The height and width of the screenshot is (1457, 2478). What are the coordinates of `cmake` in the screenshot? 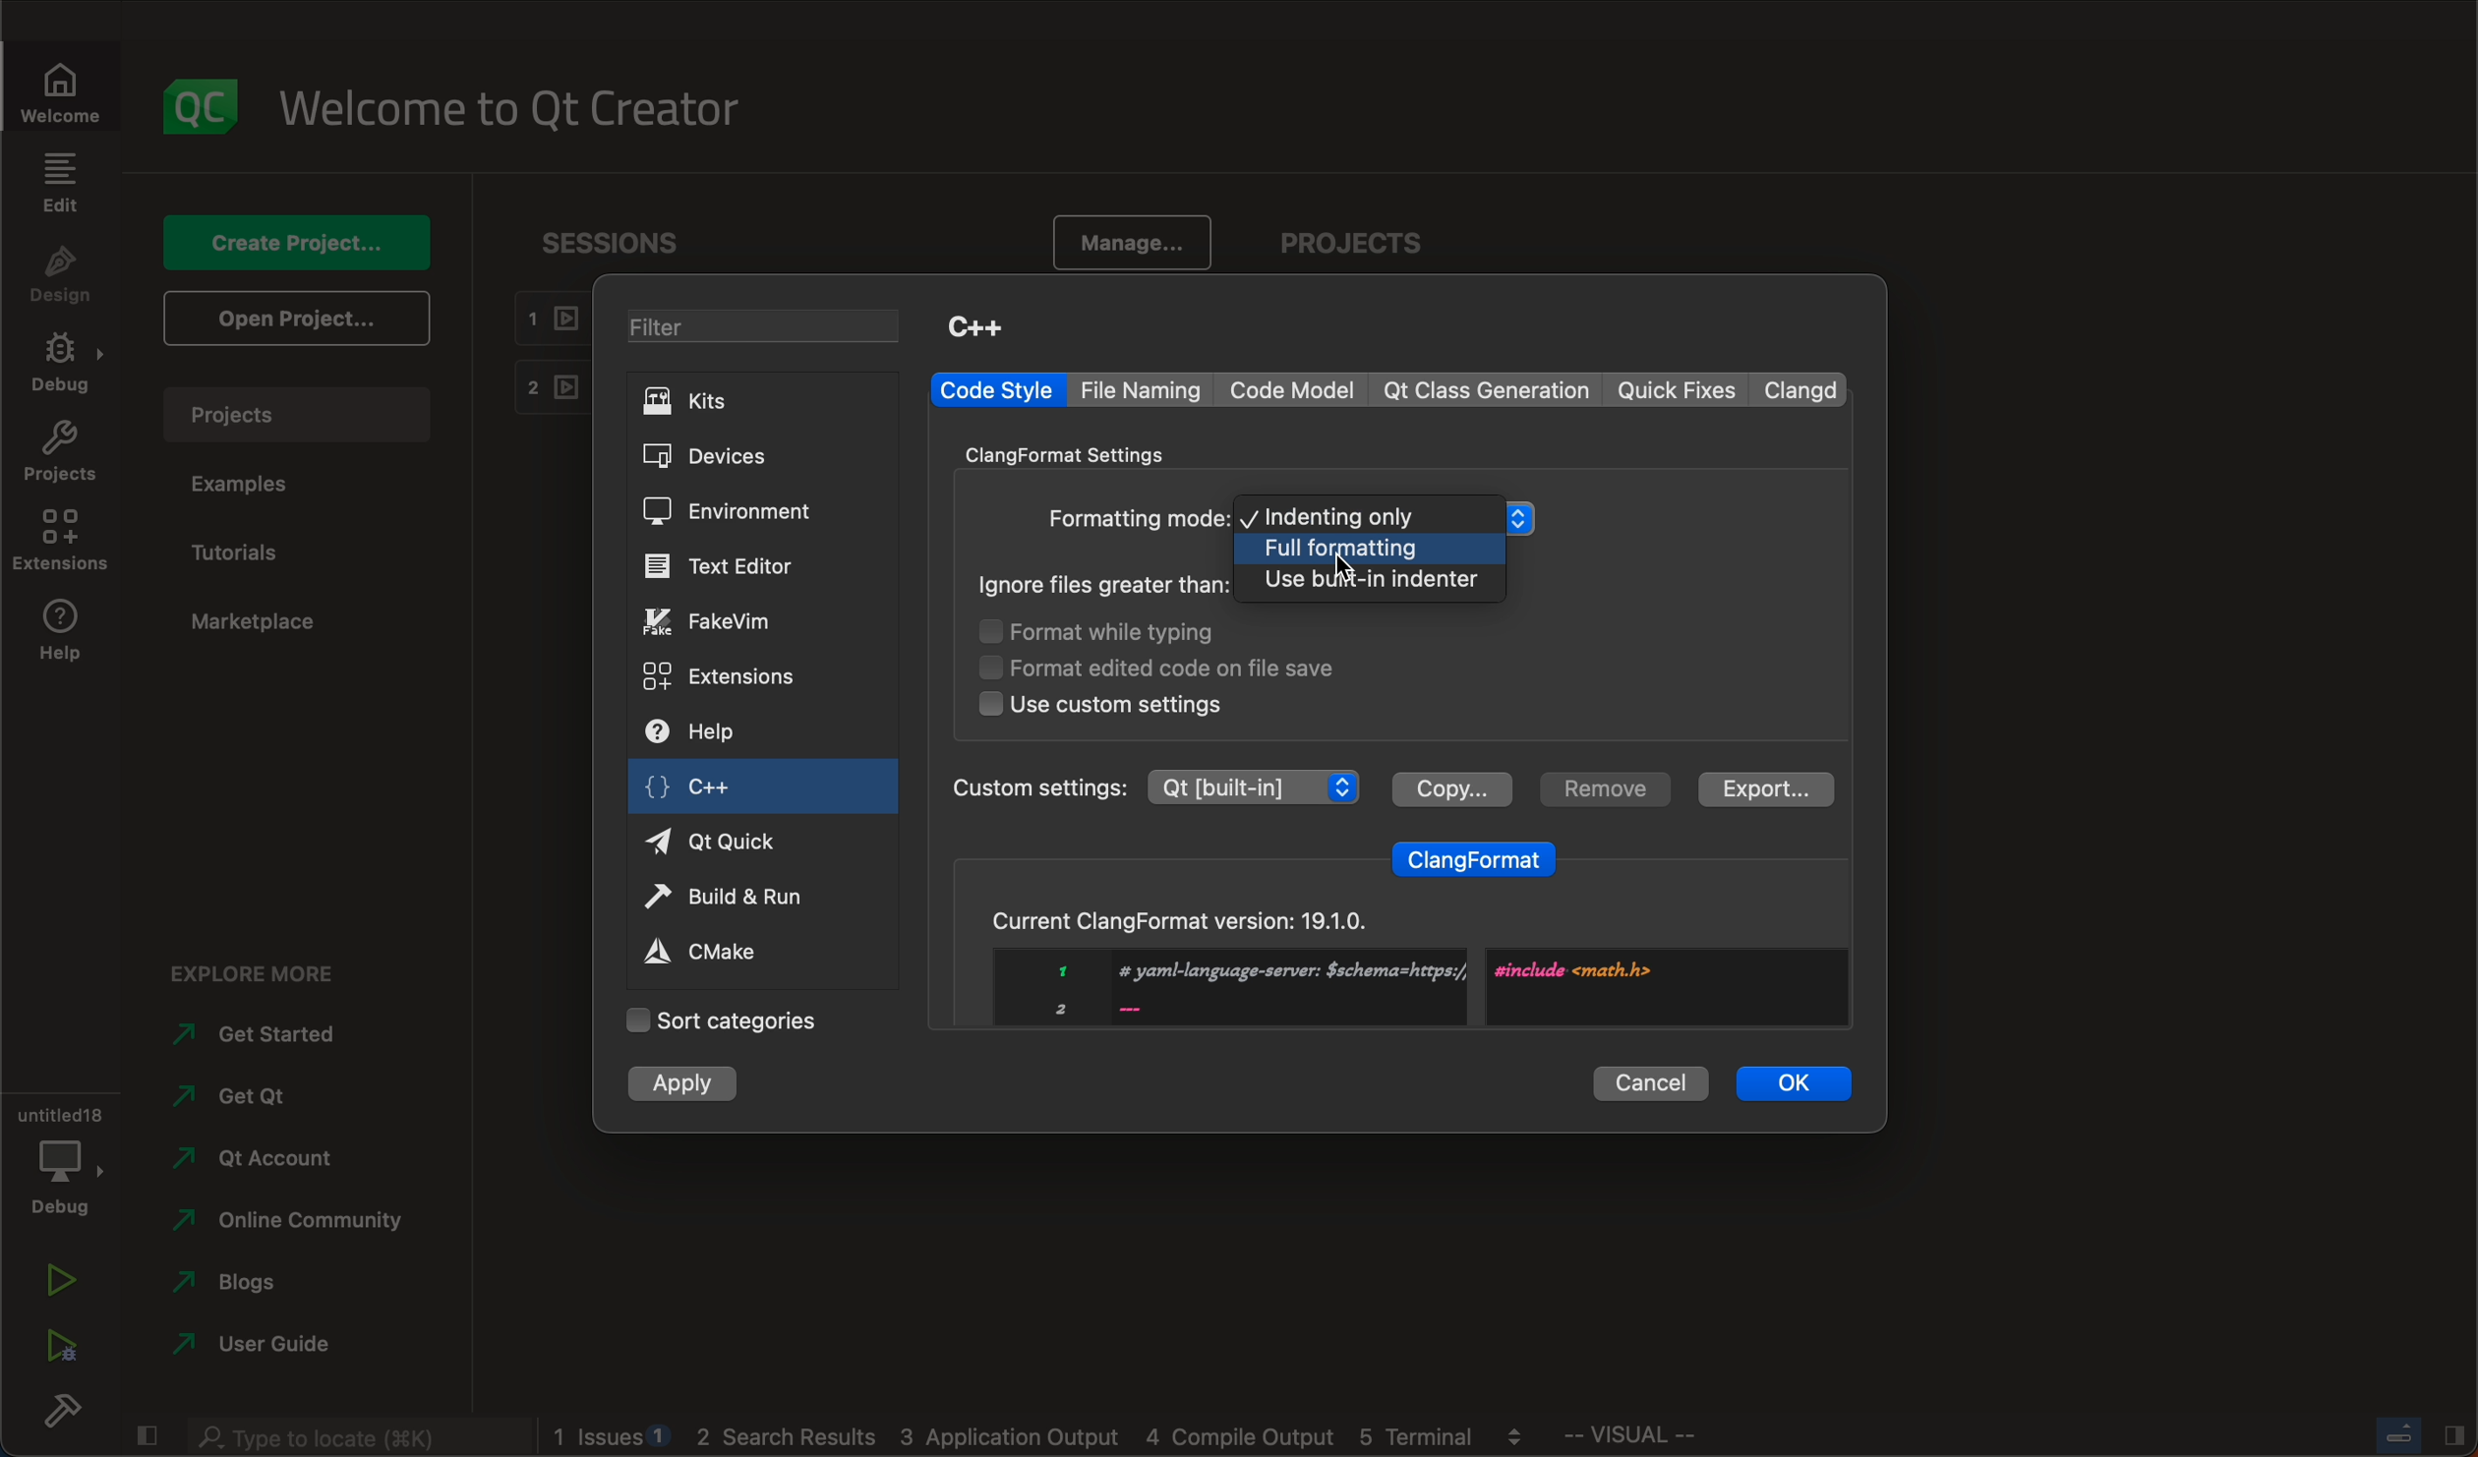 It's located at (723, 950).